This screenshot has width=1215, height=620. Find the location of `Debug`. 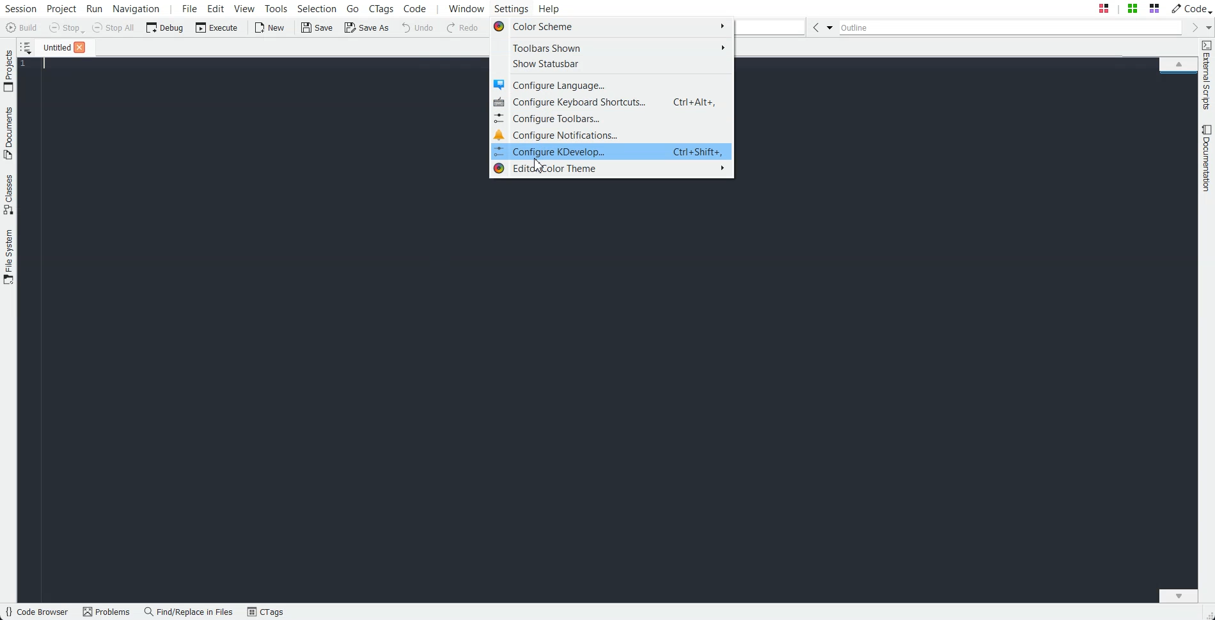

Debug is located at coordinates (165, 27).